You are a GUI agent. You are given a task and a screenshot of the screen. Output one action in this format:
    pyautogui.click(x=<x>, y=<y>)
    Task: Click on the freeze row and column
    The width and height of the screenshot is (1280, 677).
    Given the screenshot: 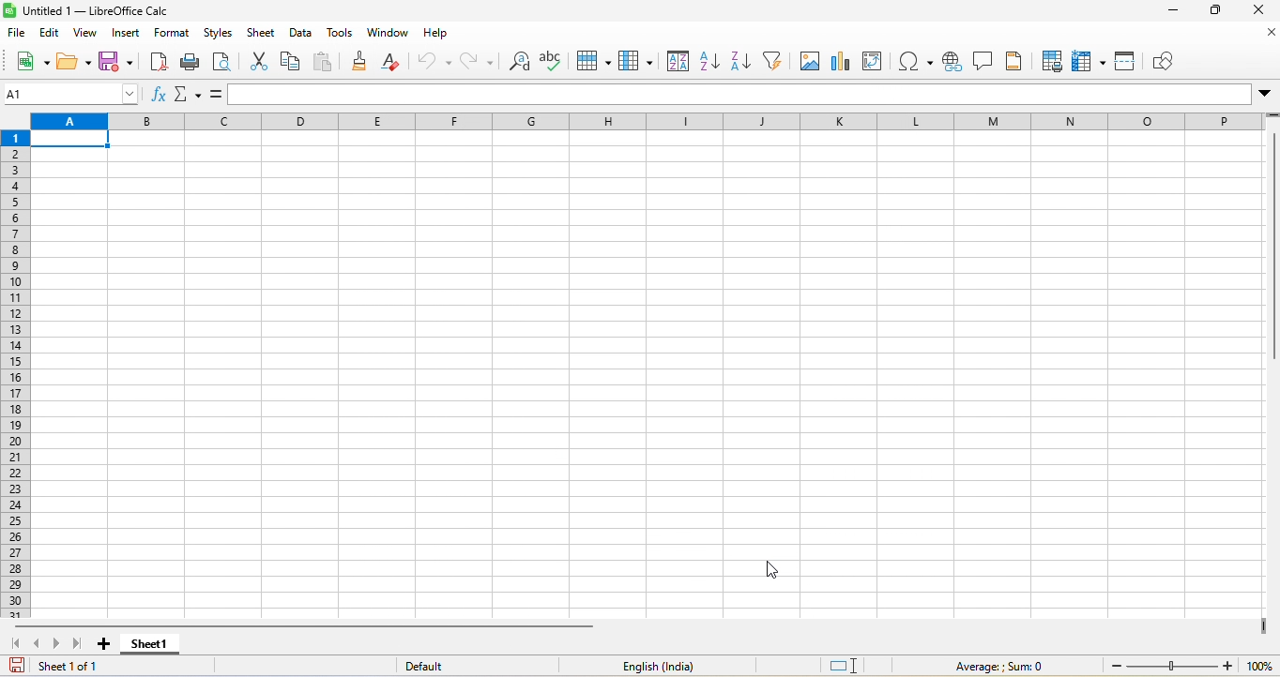 What is the action you would take?
    pyautogui.click(x=1087, y=59)
    